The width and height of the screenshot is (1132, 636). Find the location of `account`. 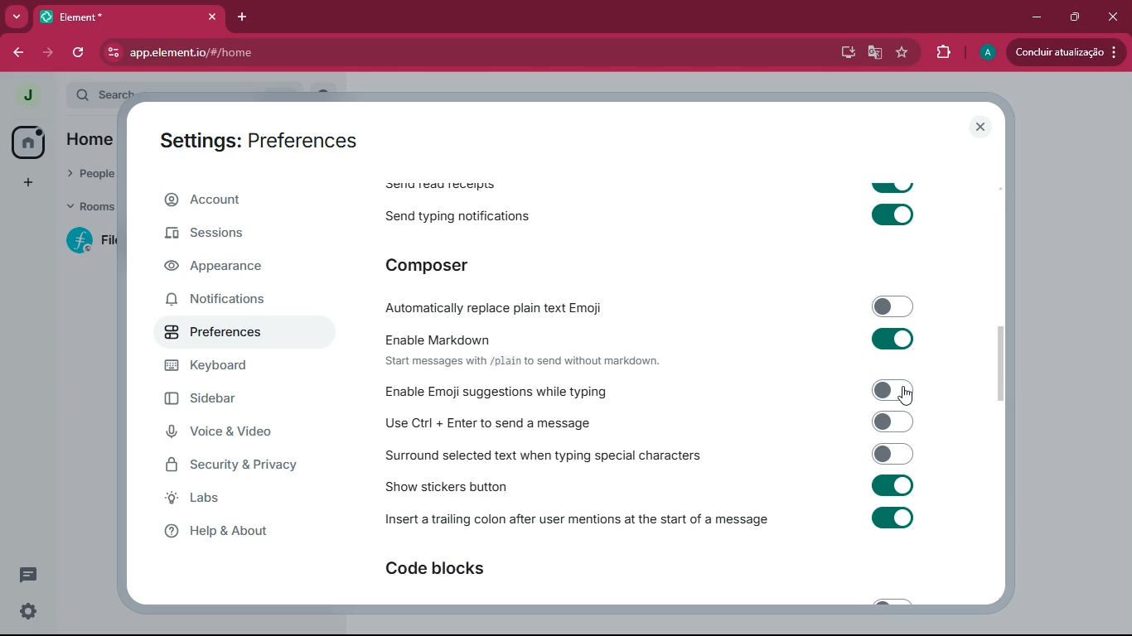

account is located at coordinates (235, 202).